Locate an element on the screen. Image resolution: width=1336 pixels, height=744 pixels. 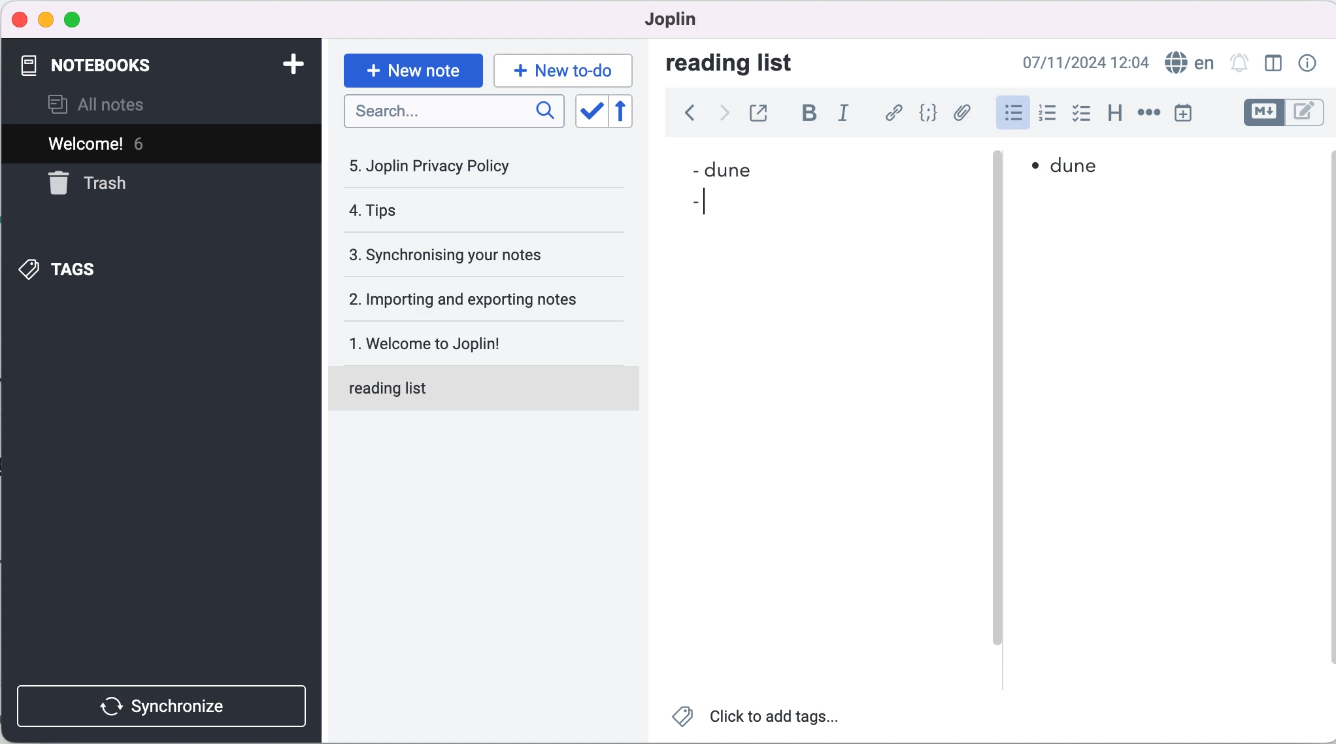
vertical slider is located at coordinates (997, 412).